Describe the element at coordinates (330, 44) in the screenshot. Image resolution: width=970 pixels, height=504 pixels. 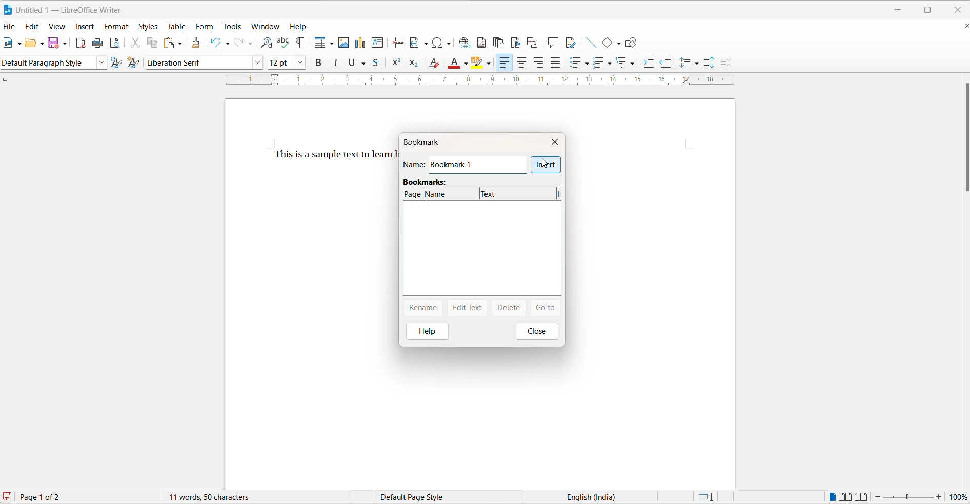
I see `table grid` at that location.